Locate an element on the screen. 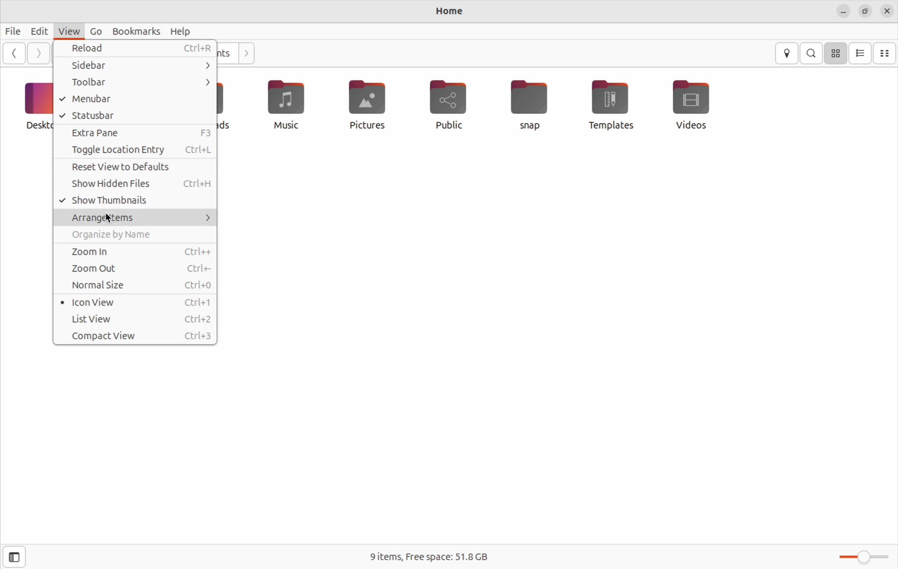 Image resolution: width=898 pixels, height=569 pixels. resize is located at coordinates (866, 12).